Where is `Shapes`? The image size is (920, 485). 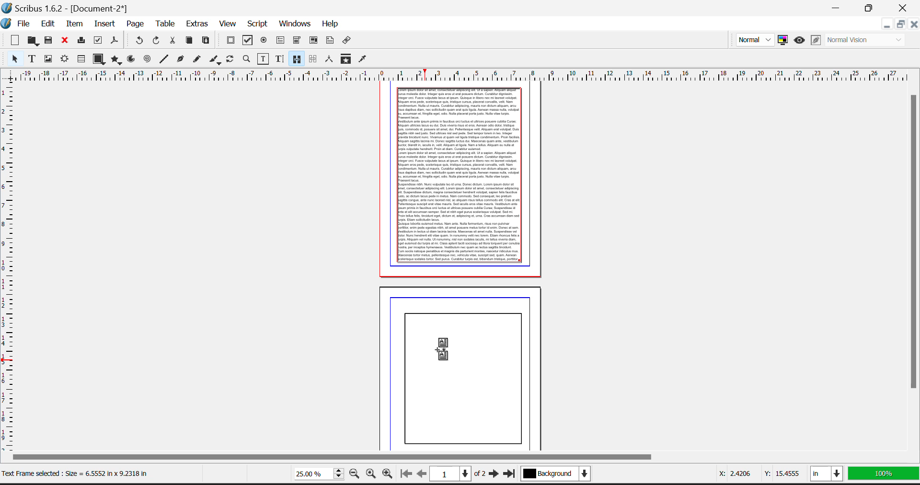
Shapes is located at coordinates (98, 59).